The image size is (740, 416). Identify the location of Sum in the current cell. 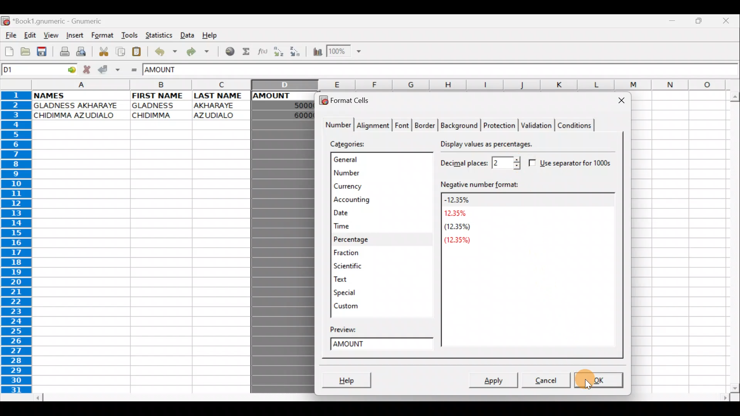
(247, 52).